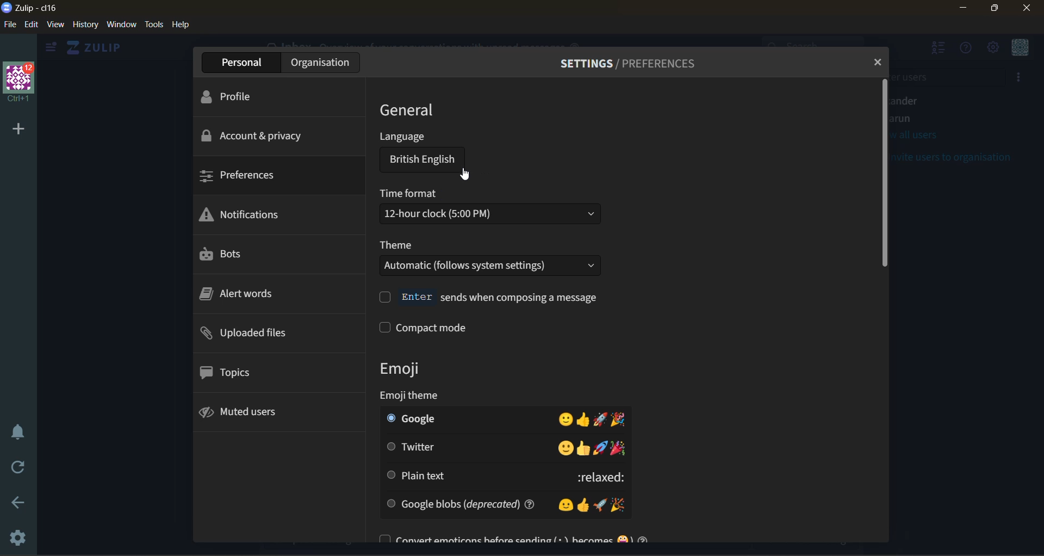 The image size is (1044, 556). I want to click on notifications, so click(244, 215).